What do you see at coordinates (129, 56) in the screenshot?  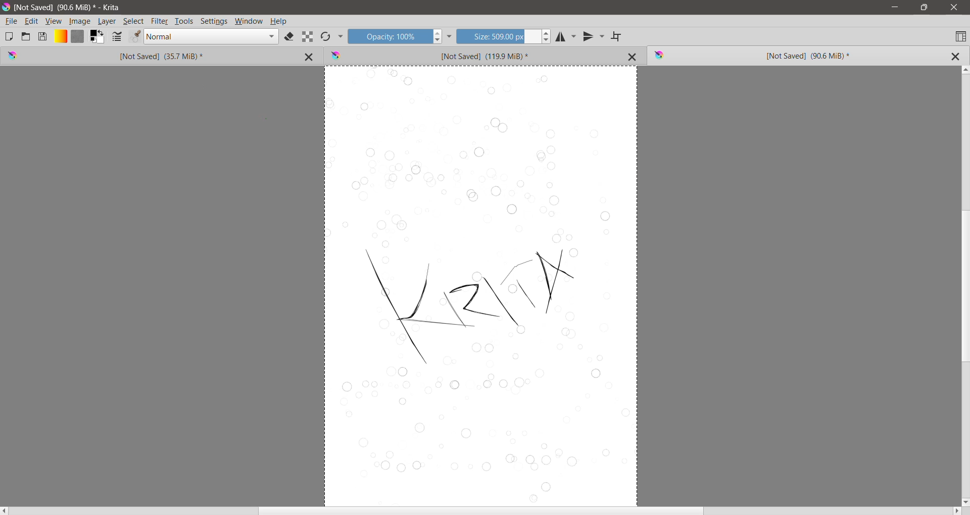 I see `Unsaved Image Tab 1` at bounding box center [129, 56].